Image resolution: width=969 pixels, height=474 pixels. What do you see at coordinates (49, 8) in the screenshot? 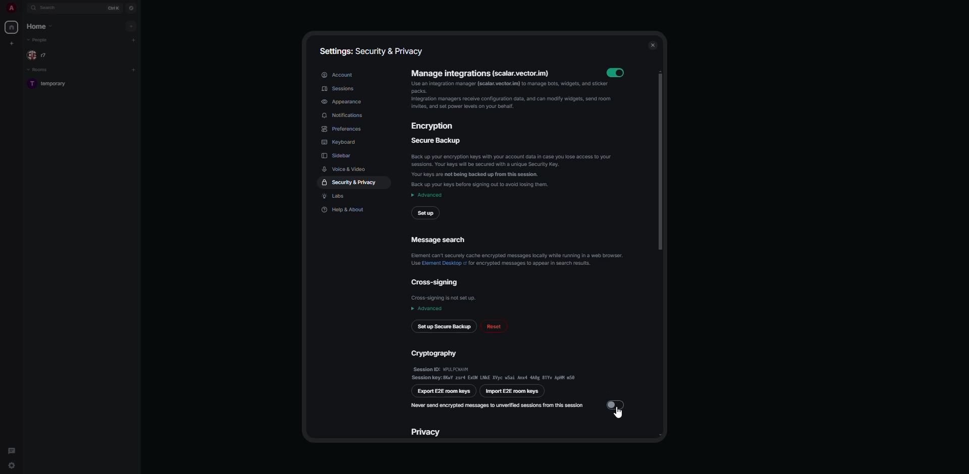
I see `search` at bounding box center [49, 8].